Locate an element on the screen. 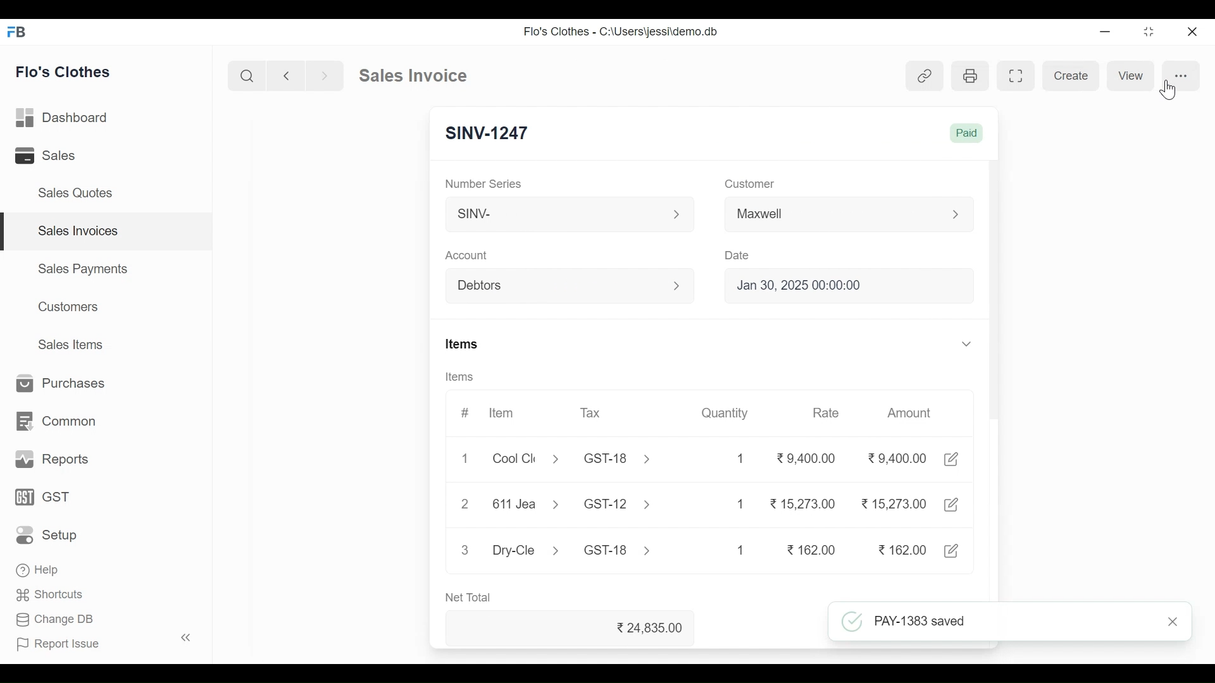  Cool Cle > GST-18 > is located at coordinates (571, 458).